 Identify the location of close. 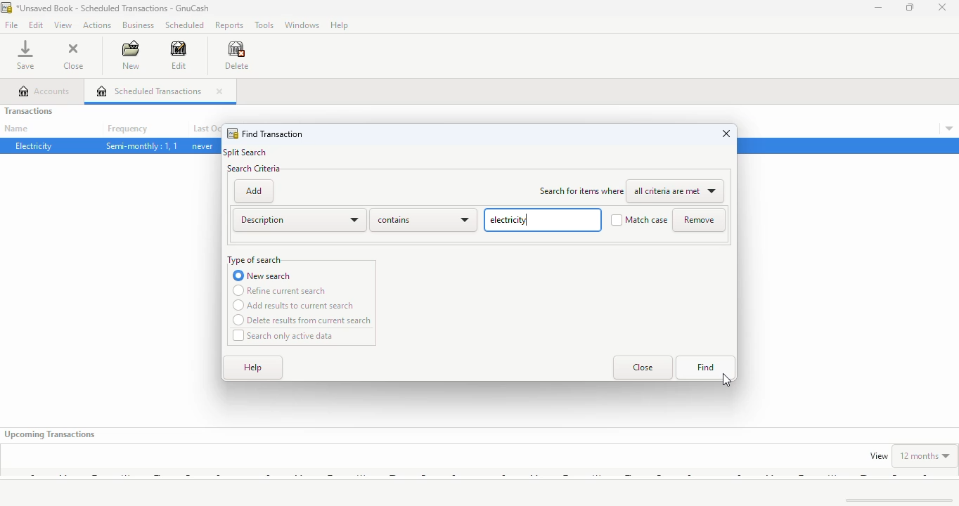
(943, 7).